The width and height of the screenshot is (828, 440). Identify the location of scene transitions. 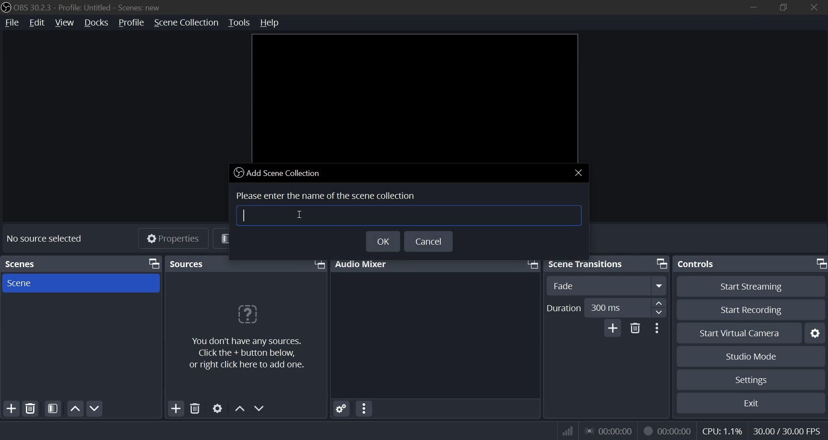
(589, 264).